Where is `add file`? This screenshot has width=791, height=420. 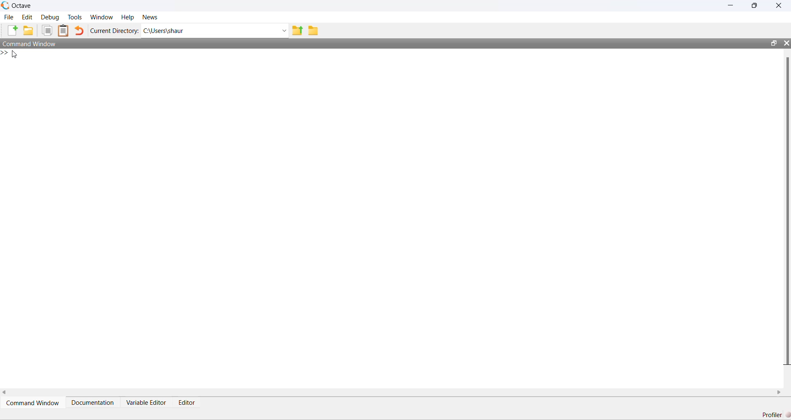
add file is located at coordinates (13, 30).